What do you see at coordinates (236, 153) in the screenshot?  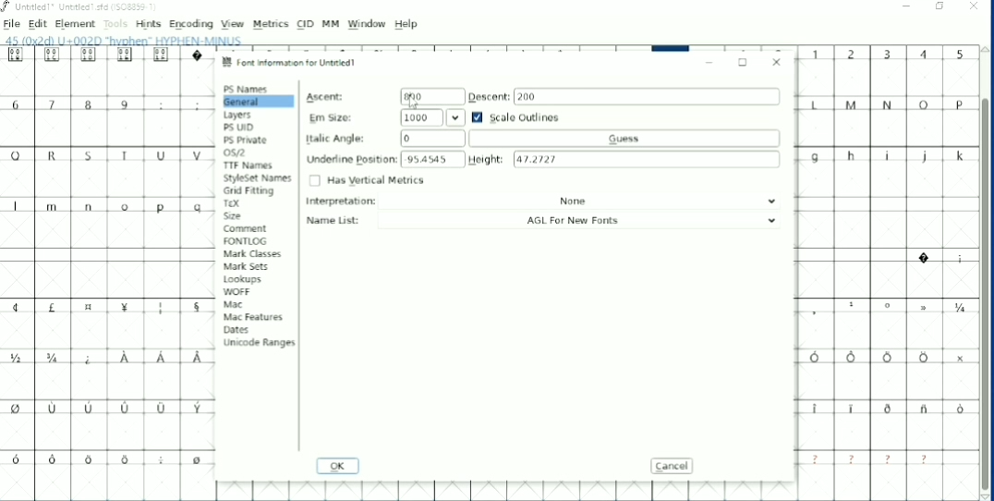 I see `OS/2` at bounding box center [236, 153].